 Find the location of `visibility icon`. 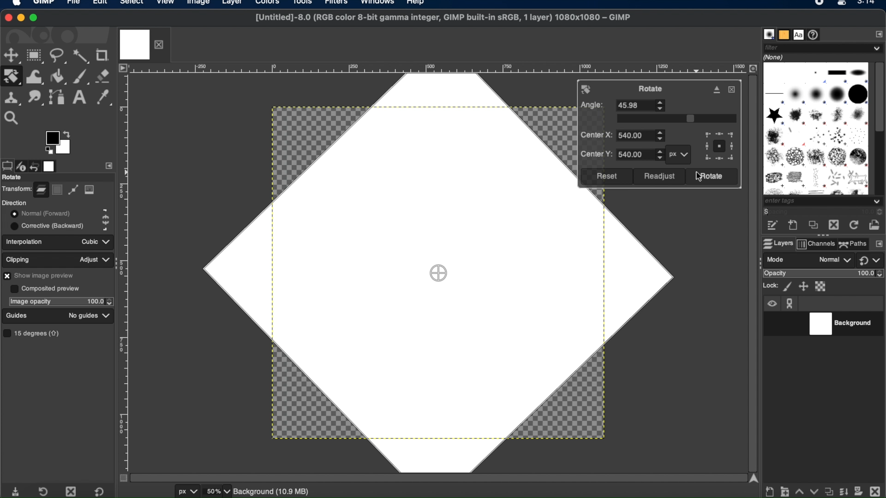

visibility icon is located at coordinates (772, 304).